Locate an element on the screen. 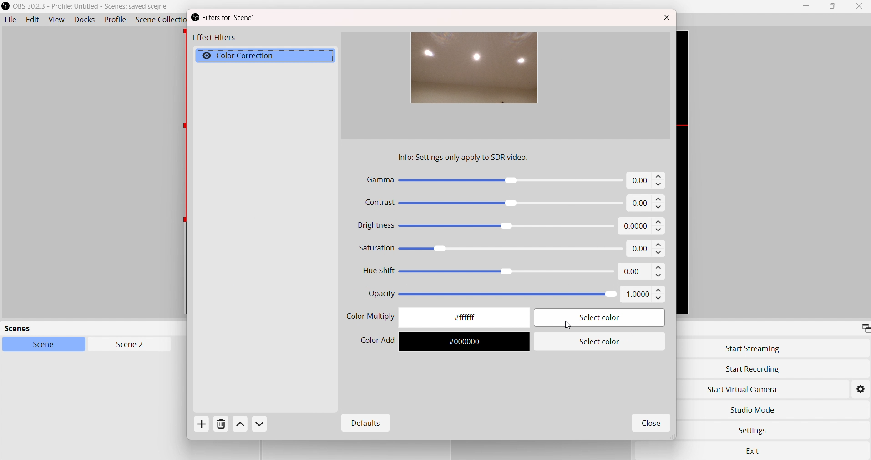 The width and height of the screenshot is (871, 460). 1 is located at coordinates (644, 294).